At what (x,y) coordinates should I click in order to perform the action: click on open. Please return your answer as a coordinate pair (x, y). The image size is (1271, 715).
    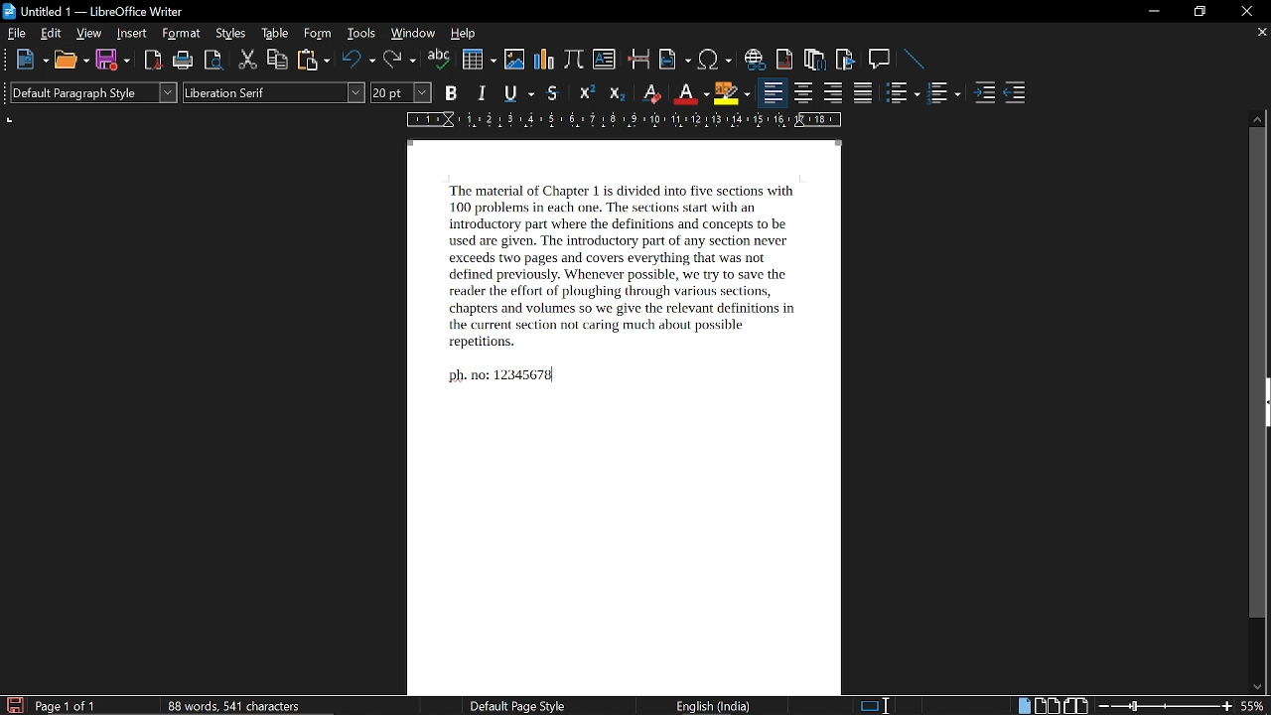
    Looking at the image, I should click on (71, 60).